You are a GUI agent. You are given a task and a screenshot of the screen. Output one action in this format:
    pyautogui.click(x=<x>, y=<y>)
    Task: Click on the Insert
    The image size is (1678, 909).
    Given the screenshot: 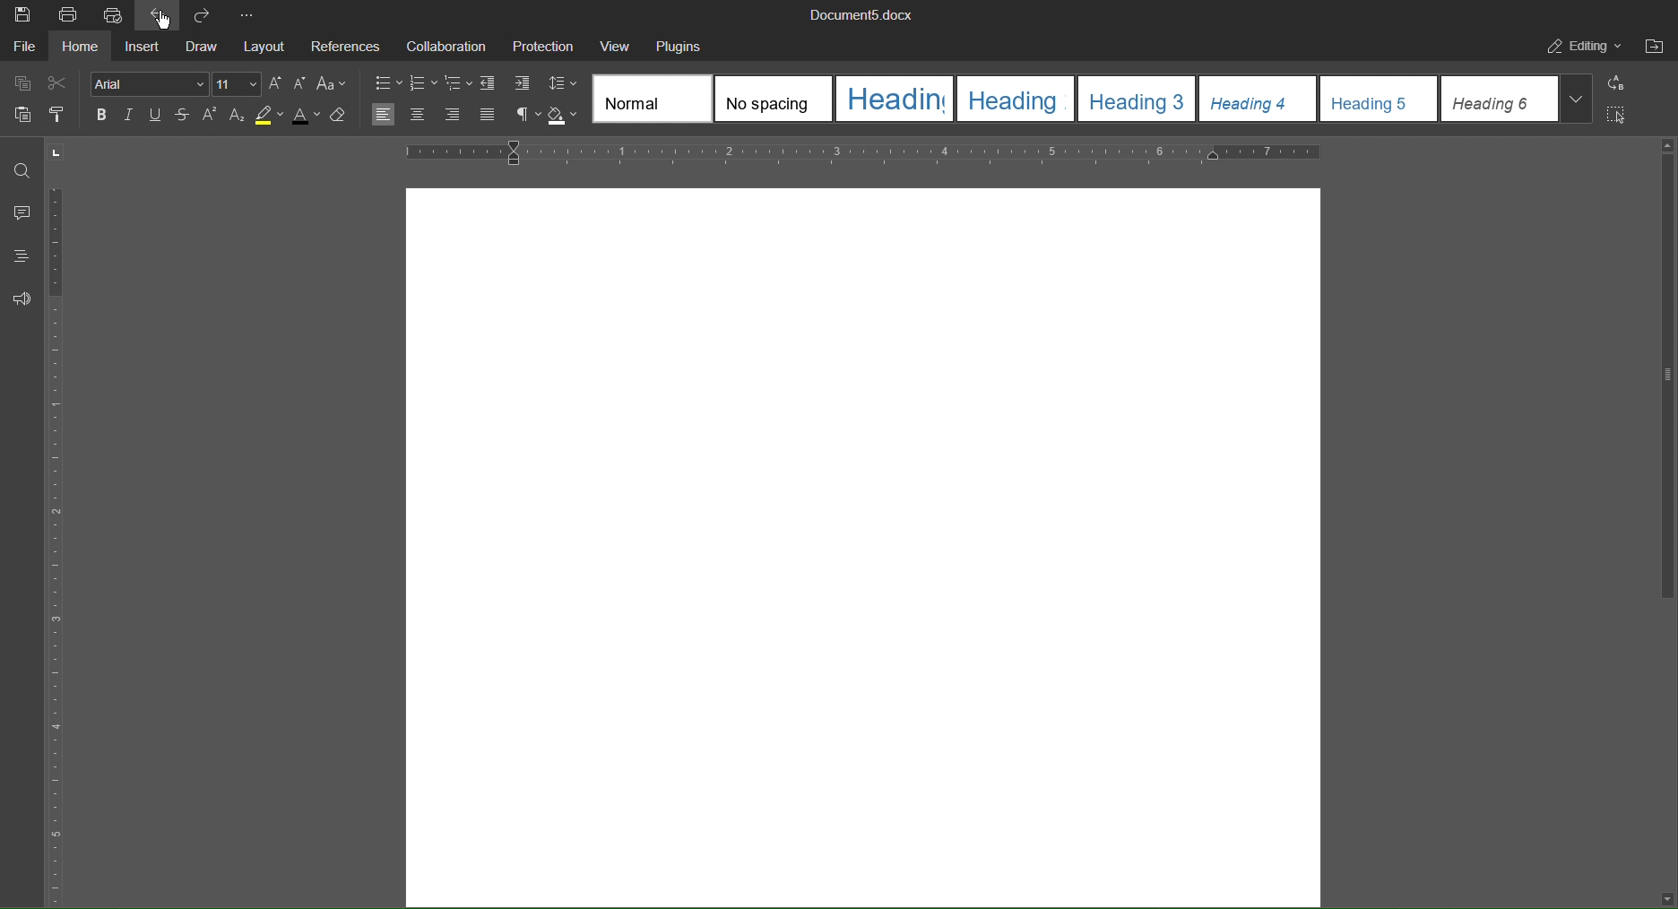 What is the action you would take?
    pyautogui.click(x=143, y=48)
    